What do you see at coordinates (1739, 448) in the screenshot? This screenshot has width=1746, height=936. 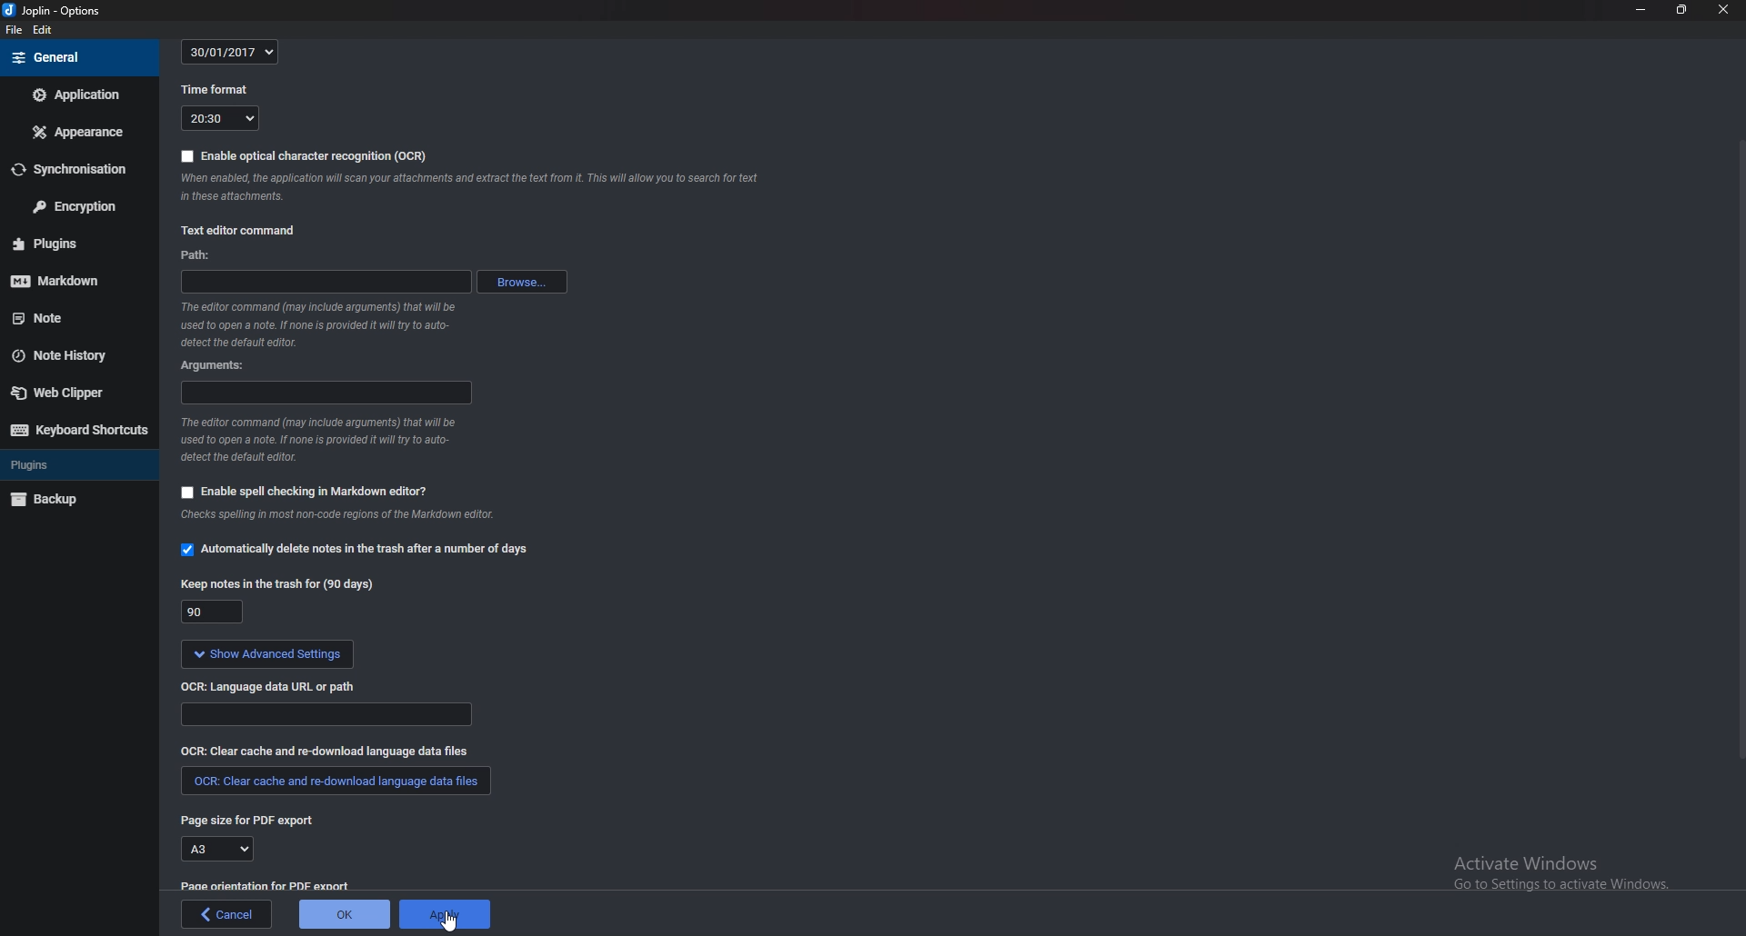 I see `Scroll bar` at bounding box center [1739, 448].